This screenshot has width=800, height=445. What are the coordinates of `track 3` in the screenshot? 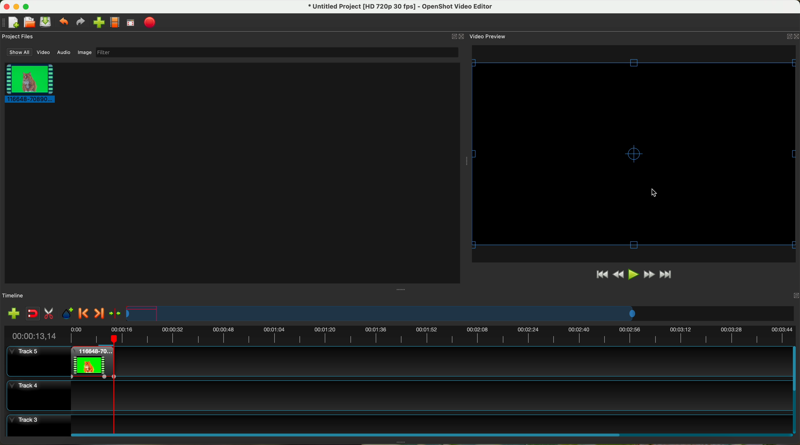 It's located at (398, 422).